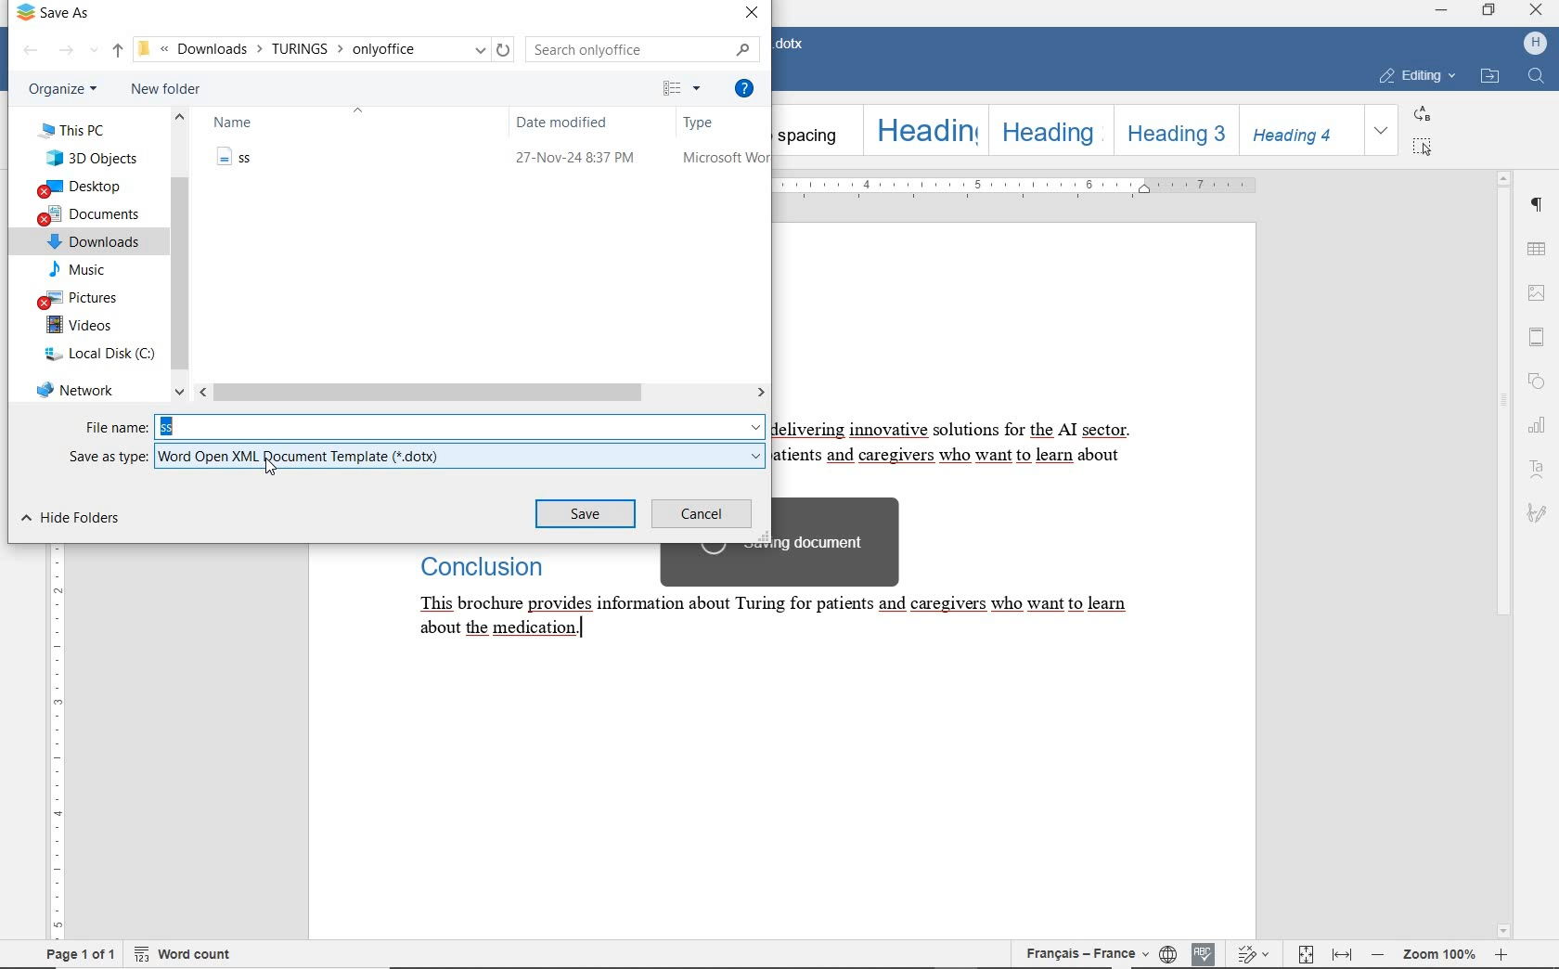 The image size is (1559, 969). Describe the element at coordinates (1342, 954) in the screenshot. I see `FIT TO WIDTH` at that location.